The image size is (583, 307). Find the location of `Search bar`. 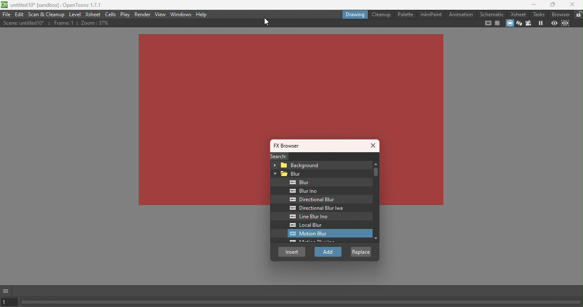

Search bar is located at coordinates (335, 156).